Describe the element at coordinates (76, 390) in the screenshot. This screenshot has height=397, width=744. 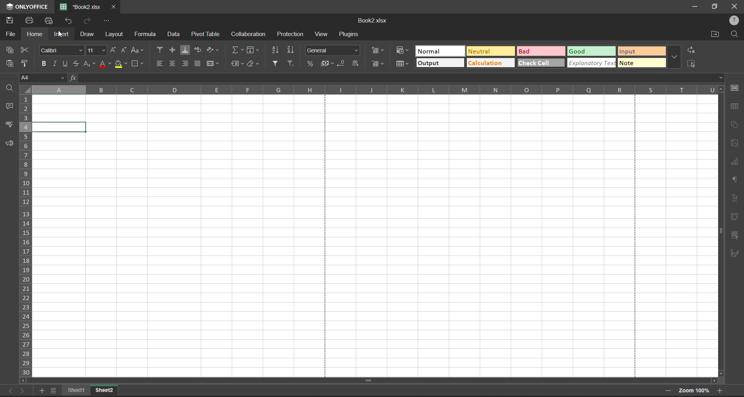
I see `Sheet1` at that location.